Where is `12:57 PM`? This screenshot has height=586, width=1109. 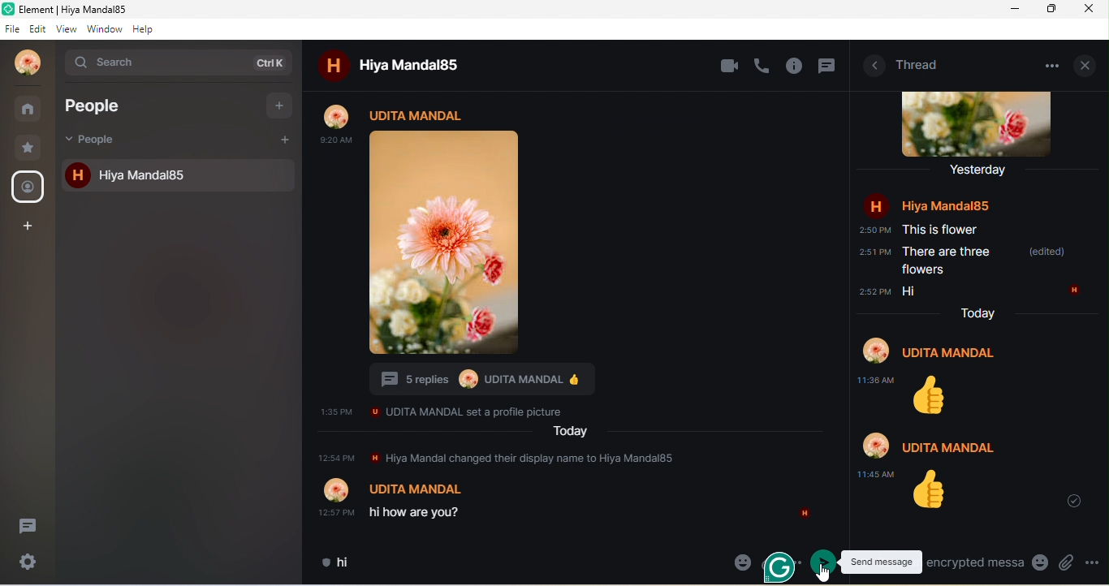 12:57 PM is located at coordinates (335, 458).